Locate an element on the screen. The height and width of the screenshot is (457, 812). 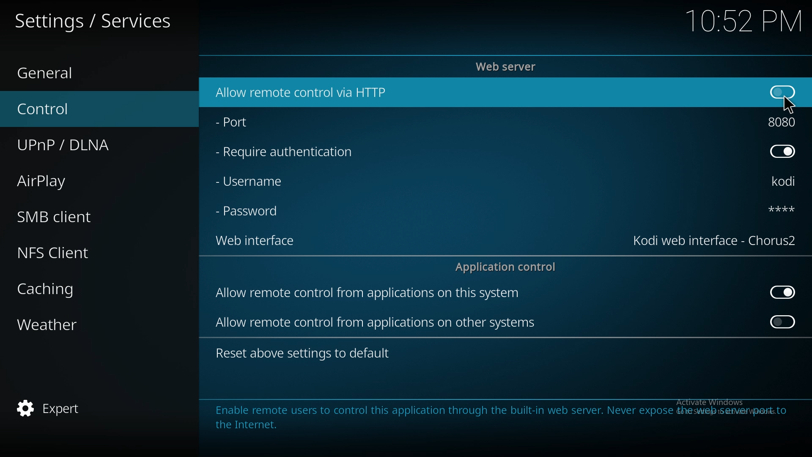
weather is located at coordinates (88, 324).